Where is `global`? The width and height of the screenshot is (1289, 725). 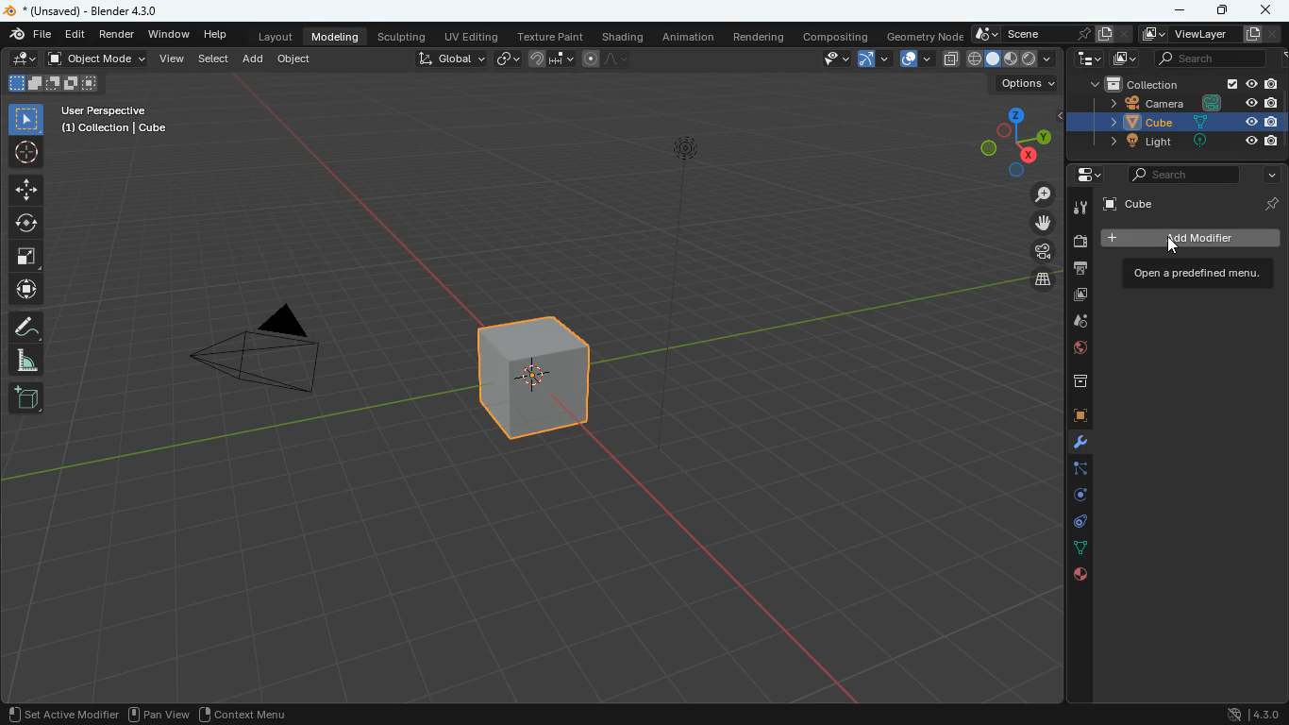
global is located at coordinates (450, 60).